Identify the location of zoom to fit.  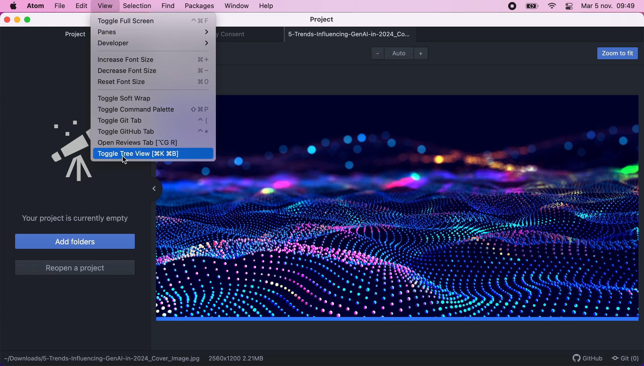
(619, 54).